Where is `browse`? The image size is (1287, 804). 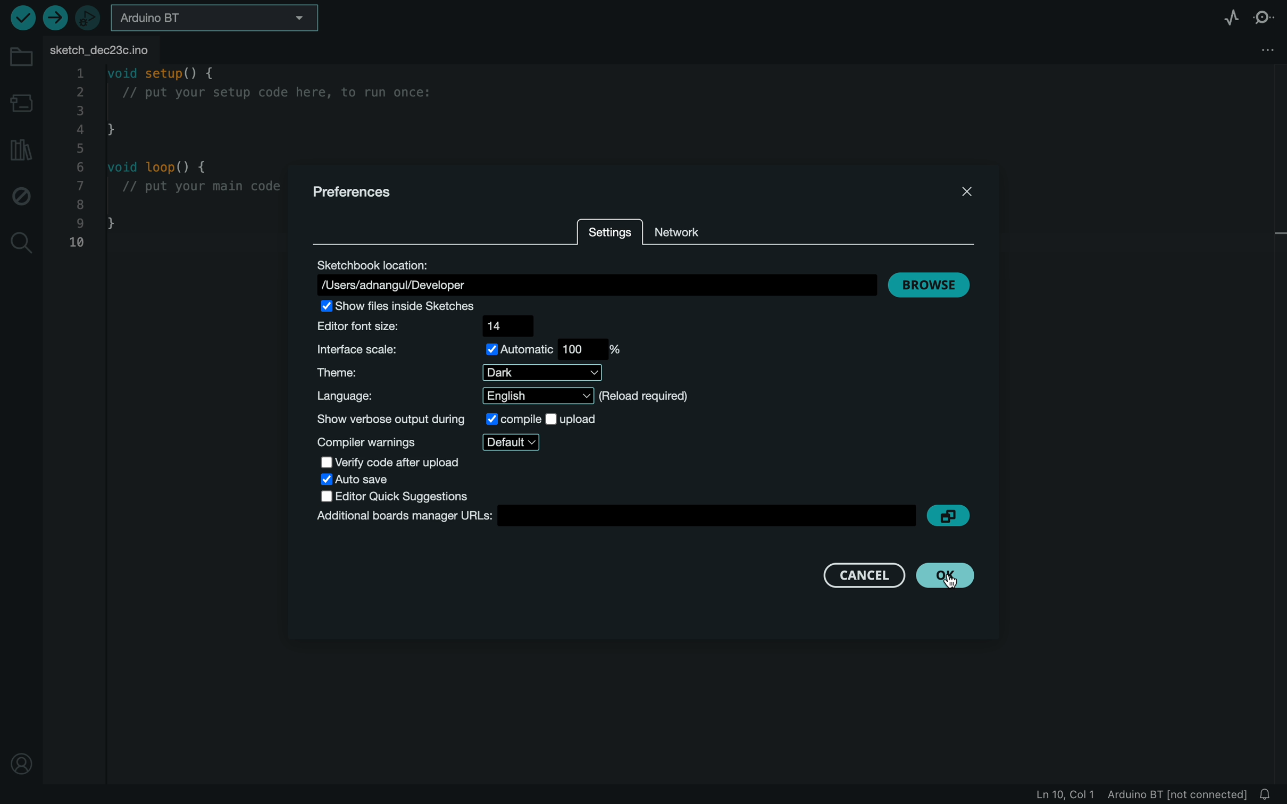
browse is located at coordinates (932, 285).